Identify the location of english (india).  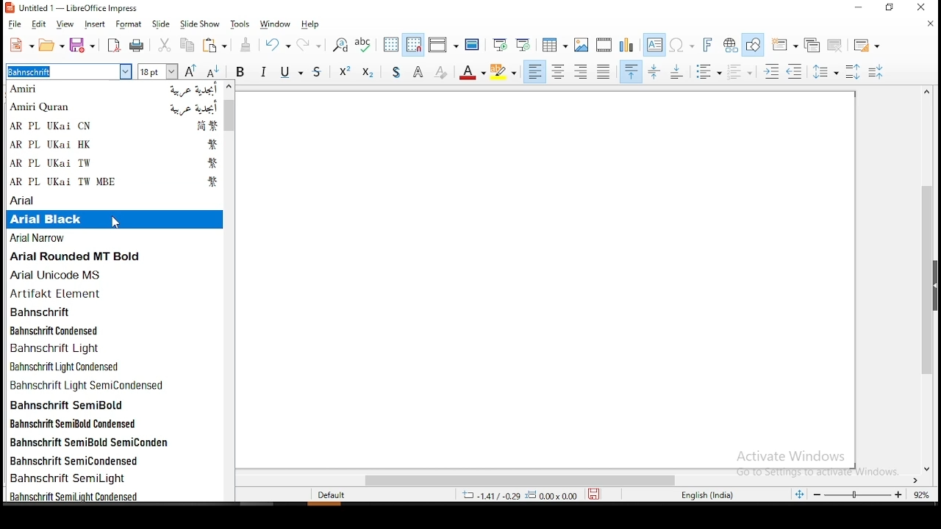
(707, 496).